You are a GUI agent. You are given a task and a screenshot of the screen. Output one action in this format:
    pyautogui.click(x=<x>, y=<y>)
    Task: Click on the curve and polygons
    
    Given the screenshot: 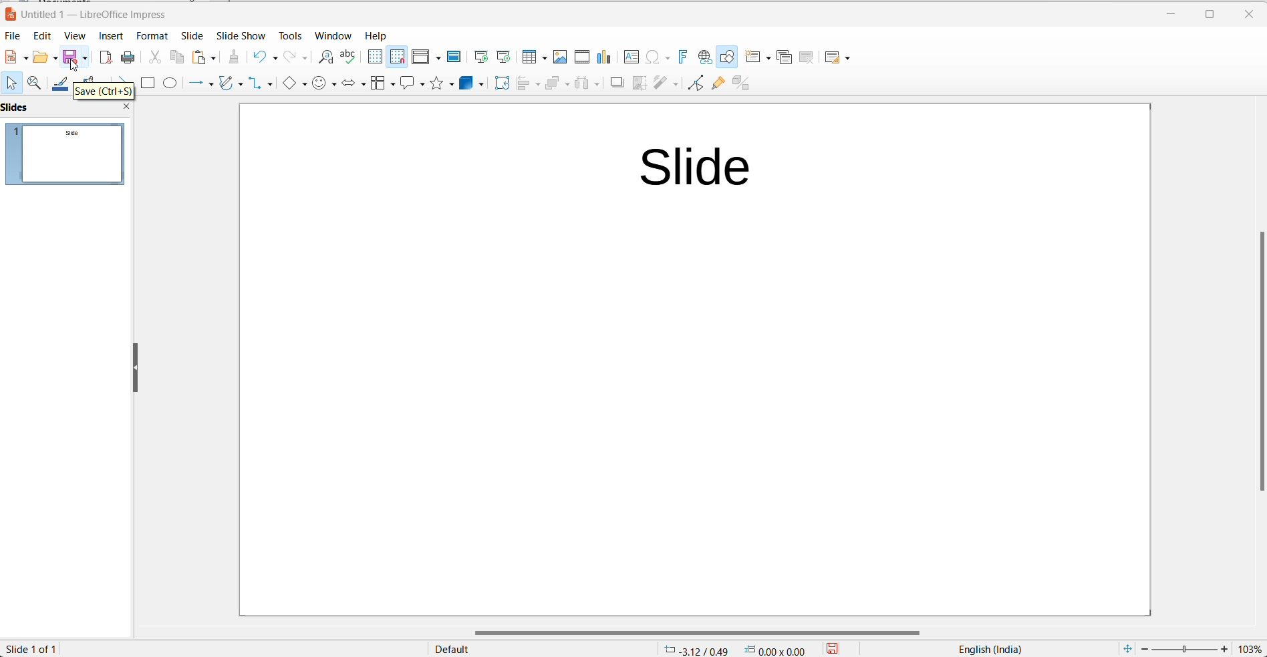 What is the action you would take?
    pyautogui.click(x=232, y=85)
    